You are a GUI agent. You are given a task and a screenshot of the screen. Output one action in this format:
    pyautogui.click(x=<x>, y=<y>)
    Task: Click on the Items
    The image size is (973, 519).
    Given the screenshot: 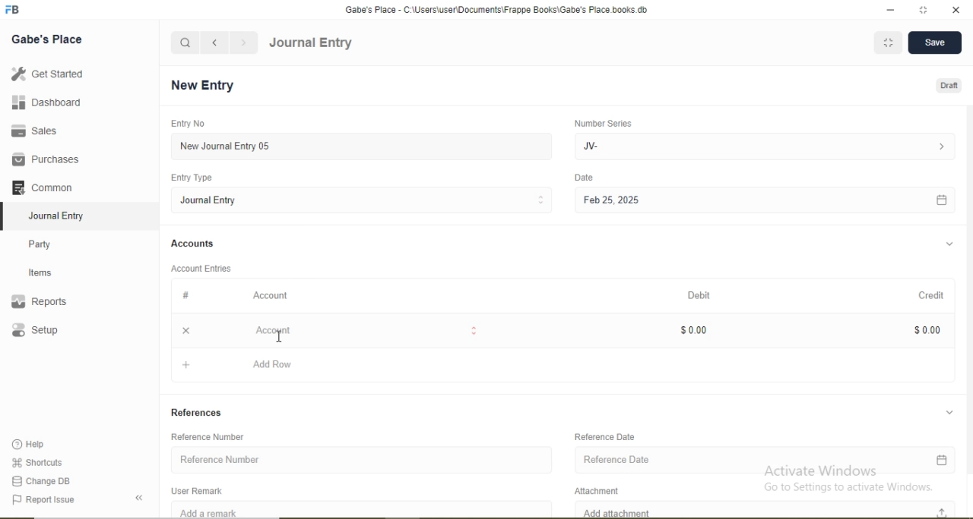 What is the action you would take?
    pyautogui.click(x=49, y=272)
    